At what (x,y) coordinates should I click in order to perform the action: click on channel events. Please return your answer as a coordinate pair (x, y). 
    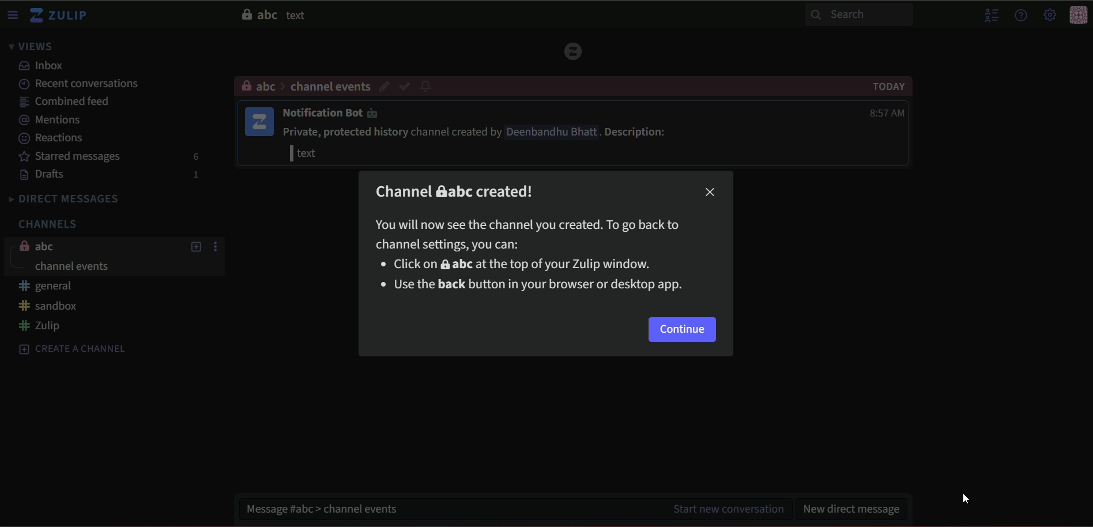
    Looking at the image, I should click on (365, 86).